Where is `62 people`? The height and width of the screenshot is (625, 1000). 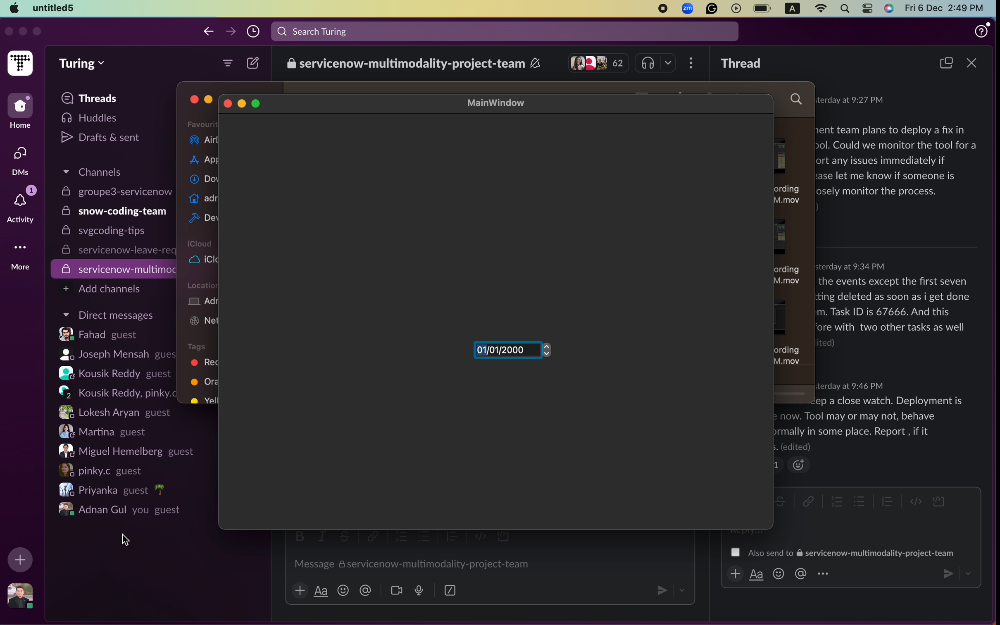
62 people is located at coordinates (599, 63).